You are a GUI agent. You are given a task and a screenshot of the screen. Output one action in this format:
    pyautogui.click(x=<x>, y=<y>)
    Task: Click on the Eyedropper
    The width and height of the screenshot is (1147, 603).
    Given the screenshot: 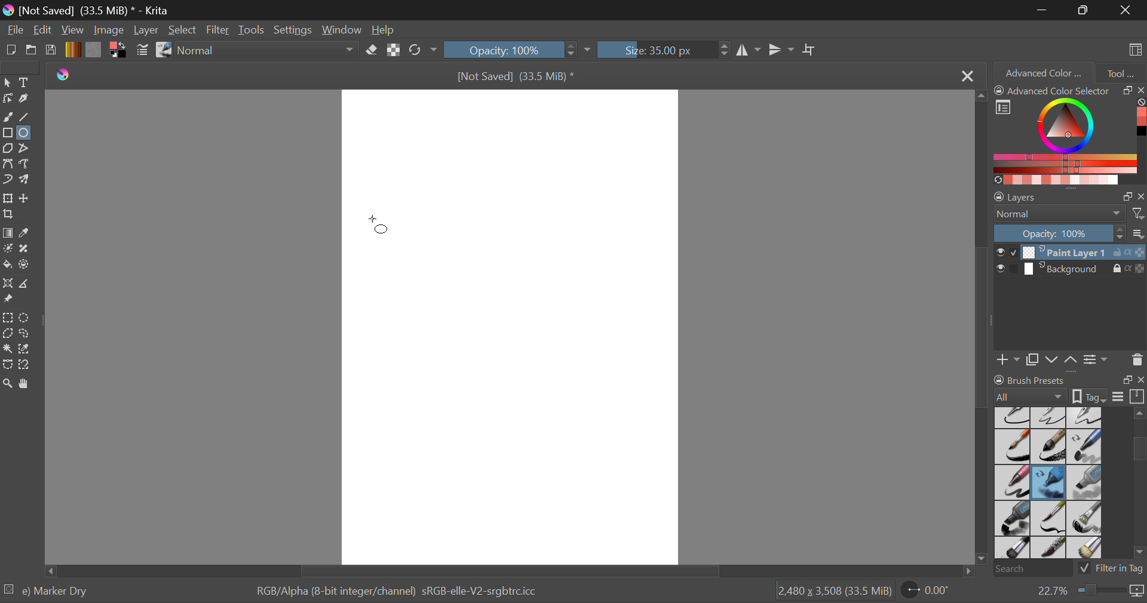 What is the action you would take?
    pyautogui.click(x=27, y=233)
    